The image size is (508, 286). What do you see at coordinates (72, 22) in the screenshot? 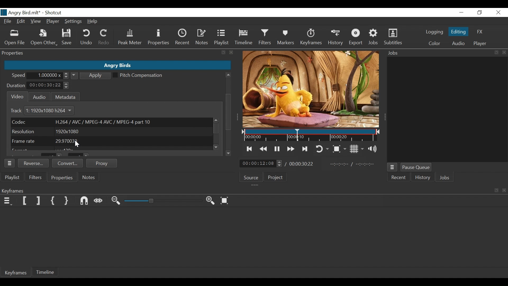
I see `Settings` at bounding box center [72, 22].